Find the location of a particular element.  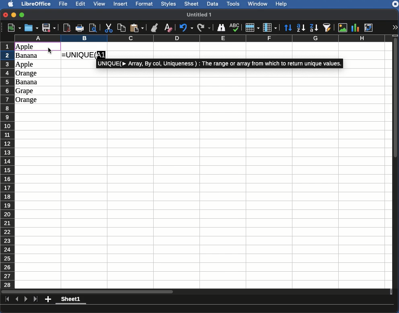

Columns is located at coordinates (202, 38).